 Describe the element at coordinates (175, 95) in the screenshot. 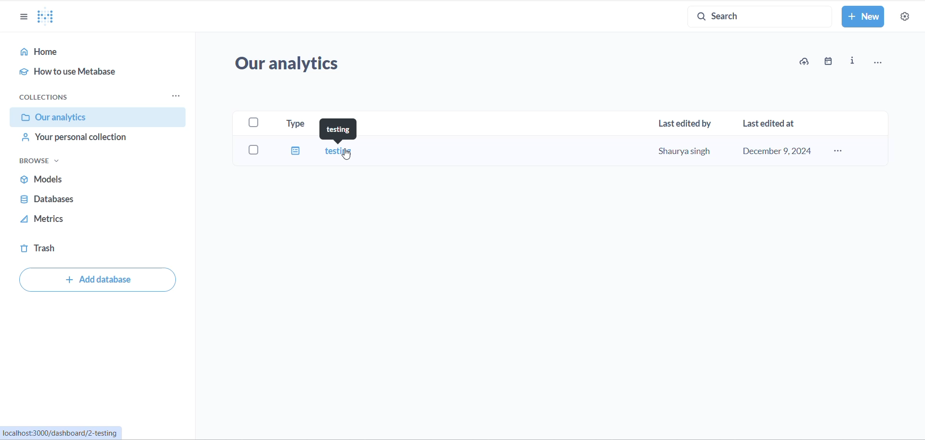

I see `collections menu` at that location.